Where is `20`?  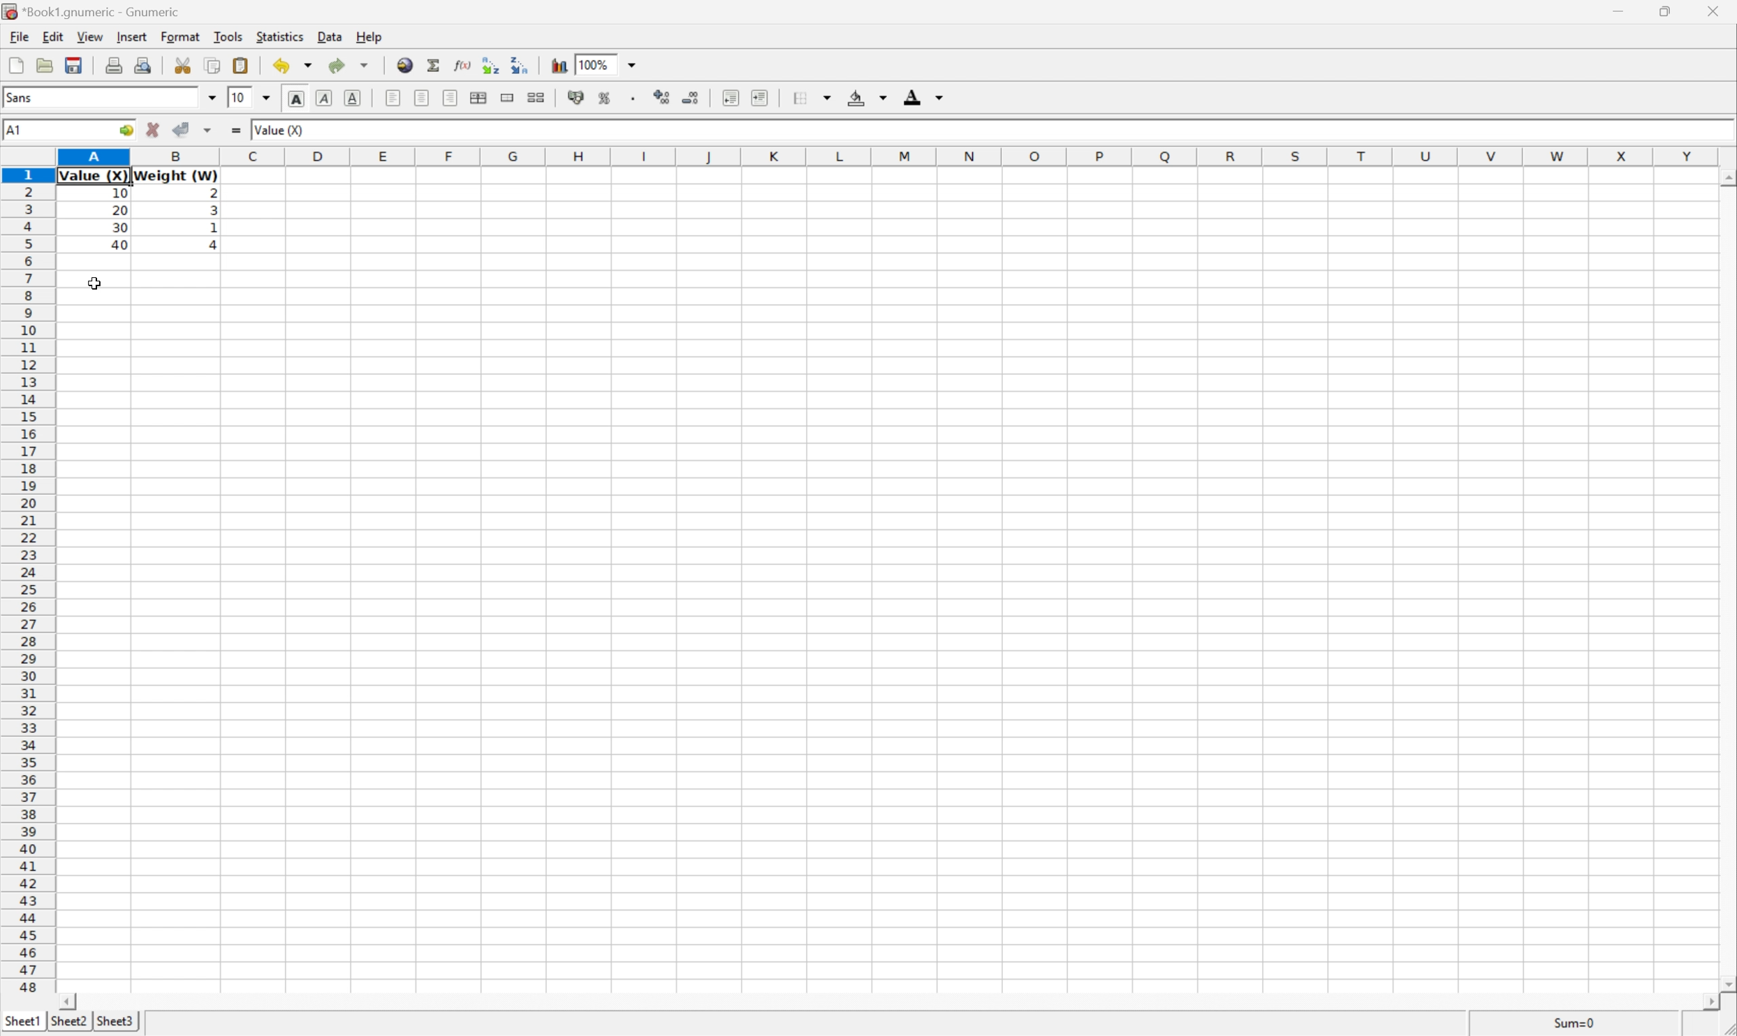
20 is located at coordinates (121, 208).